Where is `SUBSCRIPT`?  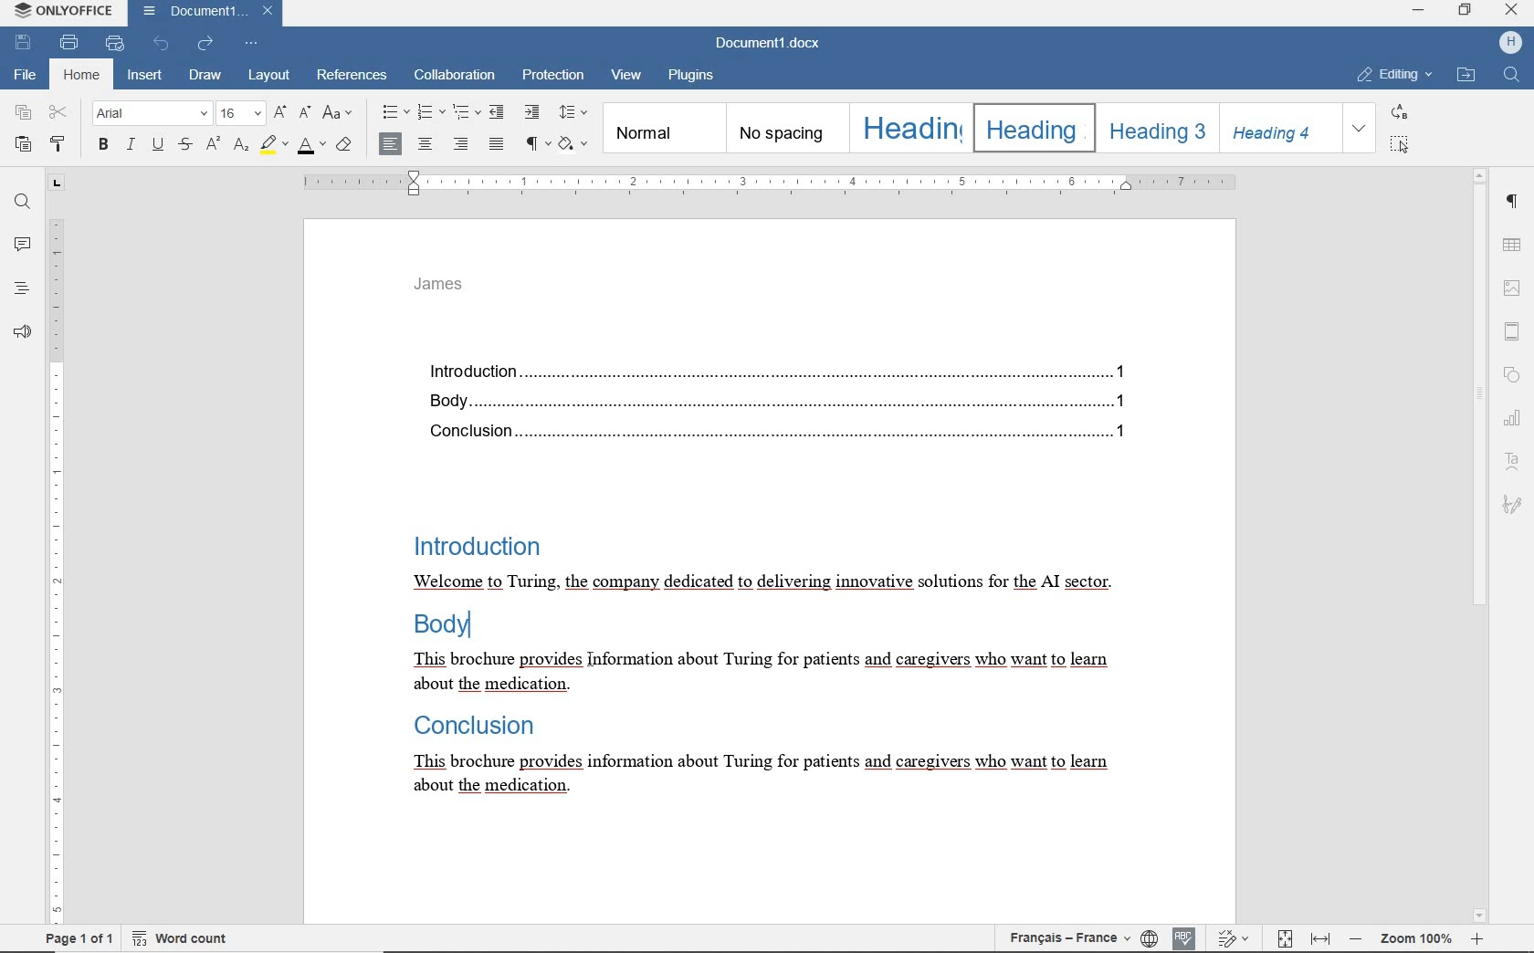 SUBSCRIPT is located at coordinates (240, 146).